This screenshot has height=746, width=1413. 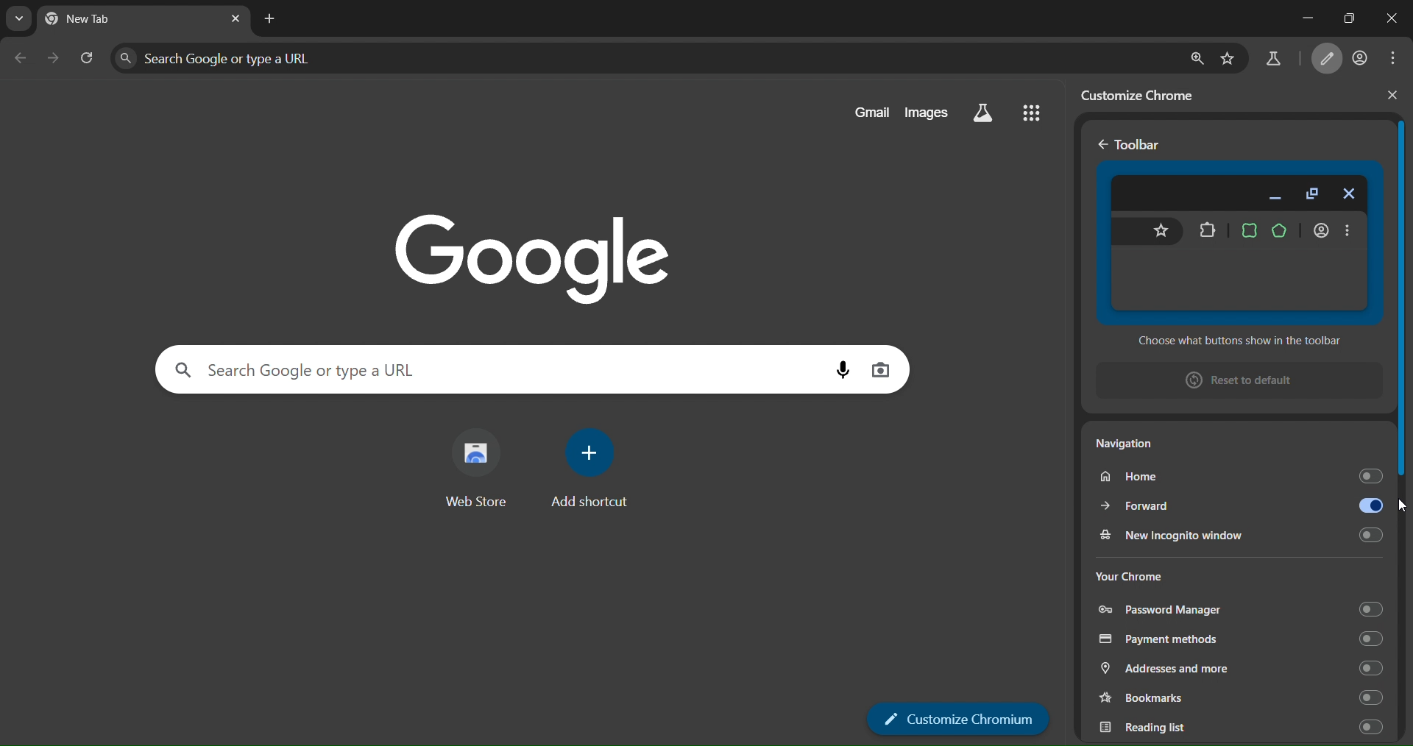 I want to click on new tab, so click(x=270, y=19).